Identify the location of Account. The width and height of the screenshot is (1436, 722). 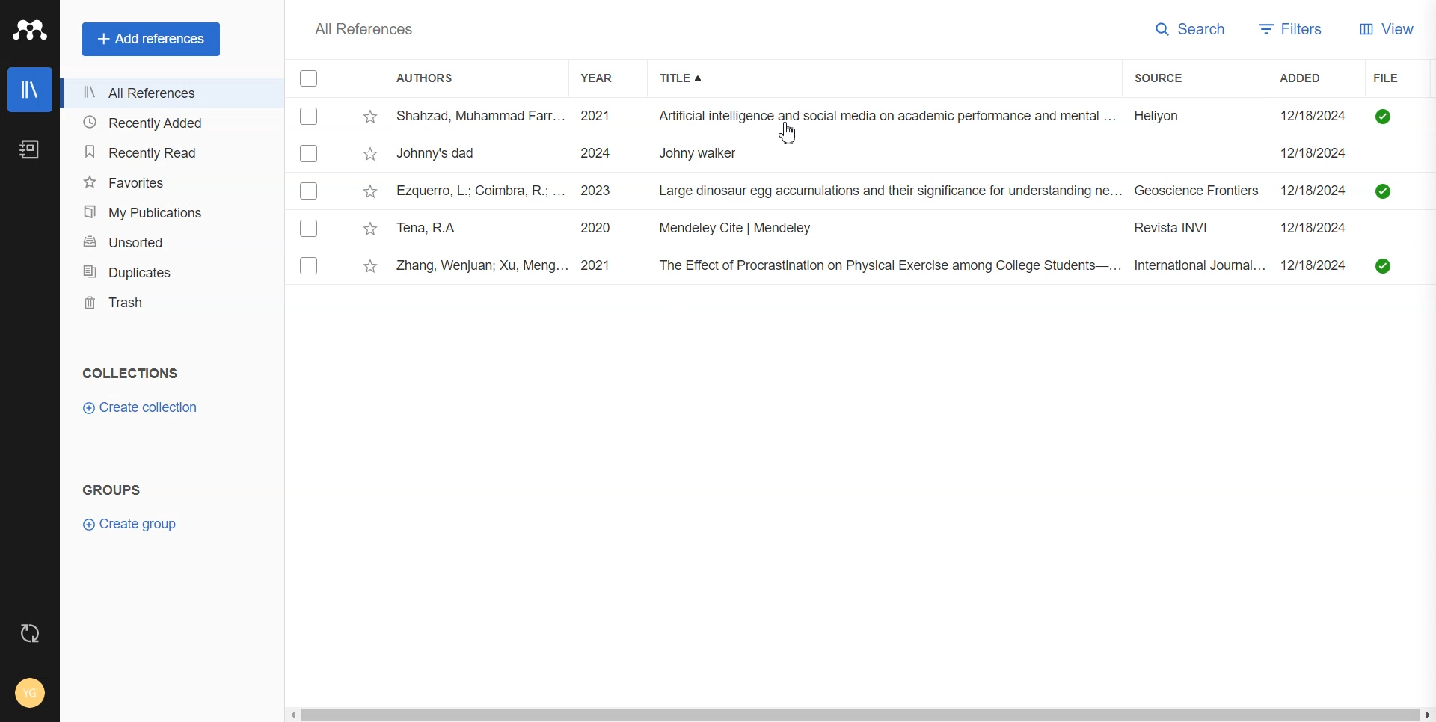
(29, 692).